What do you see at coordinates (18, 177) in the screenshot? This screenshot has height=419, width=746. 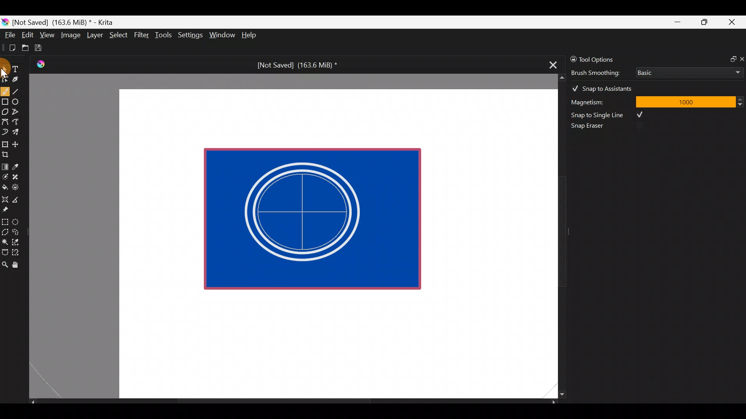 I see `Smart patch tool` at bounding box center [18, 177].